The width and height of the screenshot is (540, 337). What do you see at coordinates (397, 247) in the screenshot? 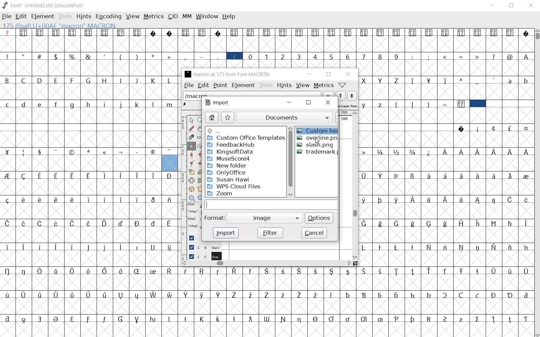
I see `Symbol` at bounding box center [397, 247].